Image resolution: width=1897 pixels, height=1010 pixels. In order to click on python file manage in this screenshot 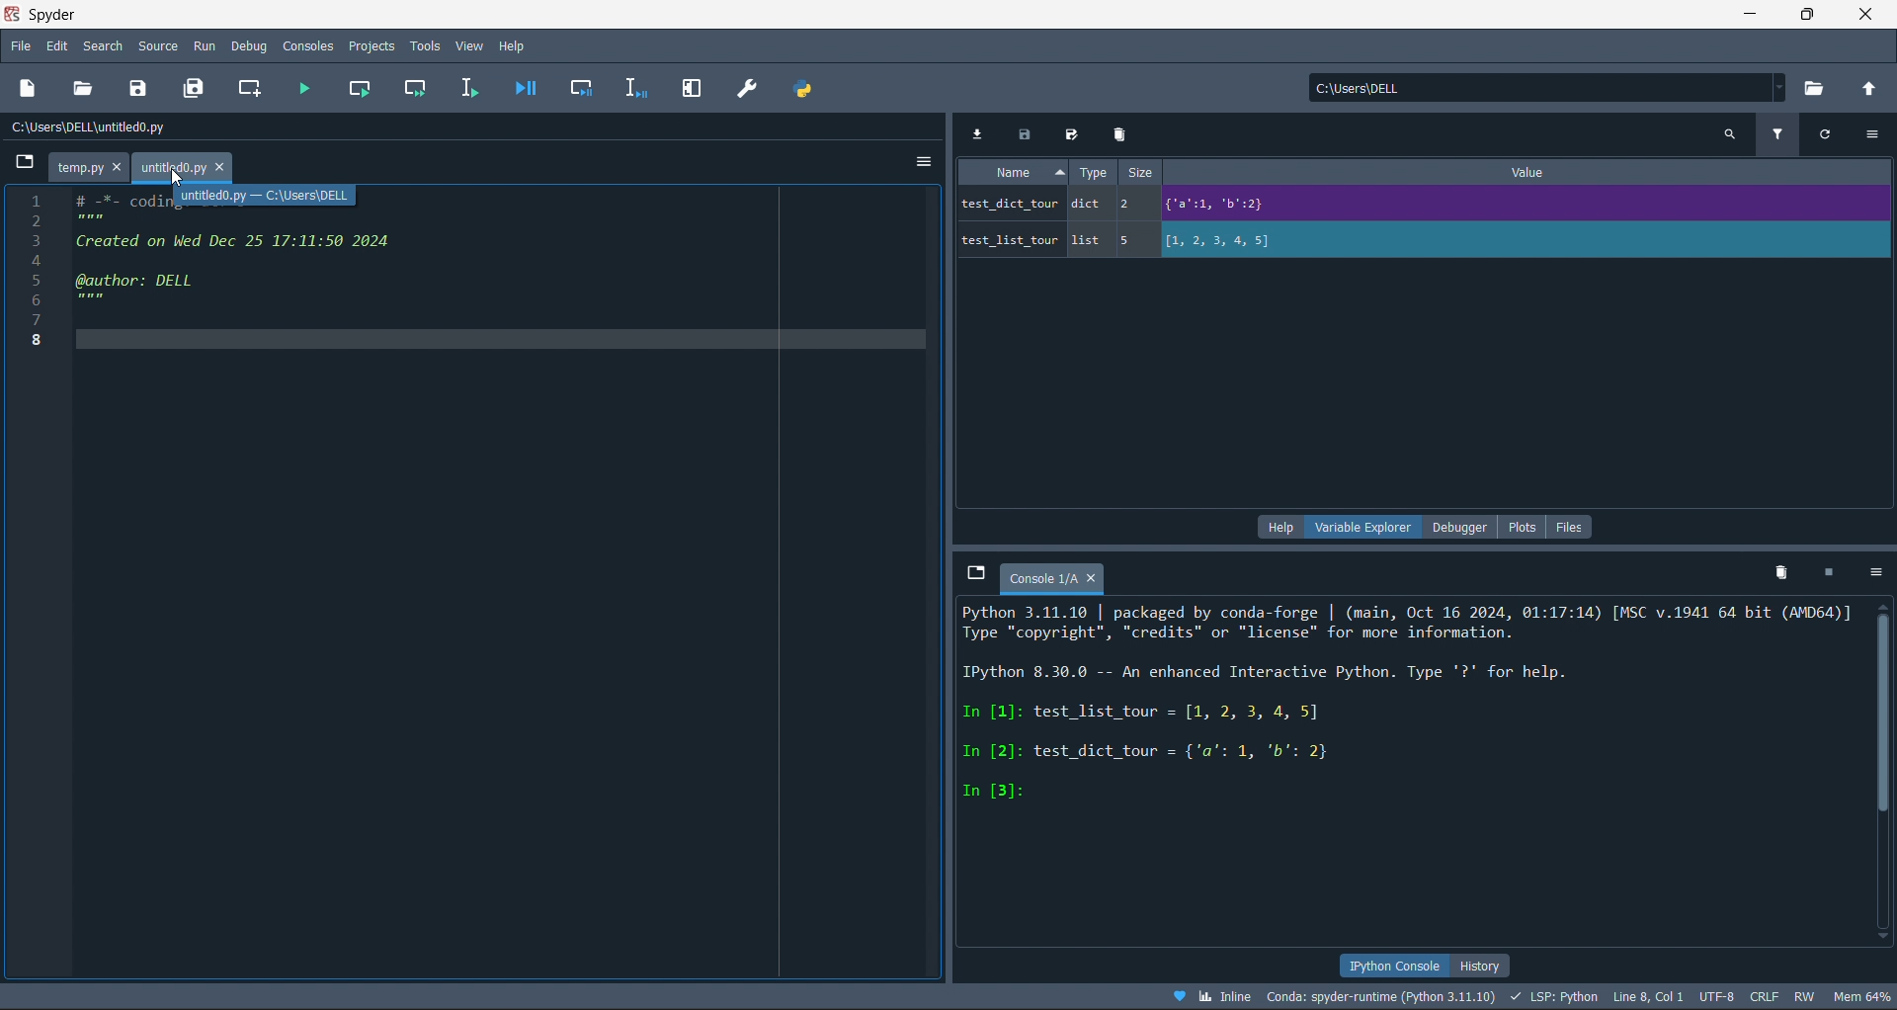, I will do `click(802, 89)`.